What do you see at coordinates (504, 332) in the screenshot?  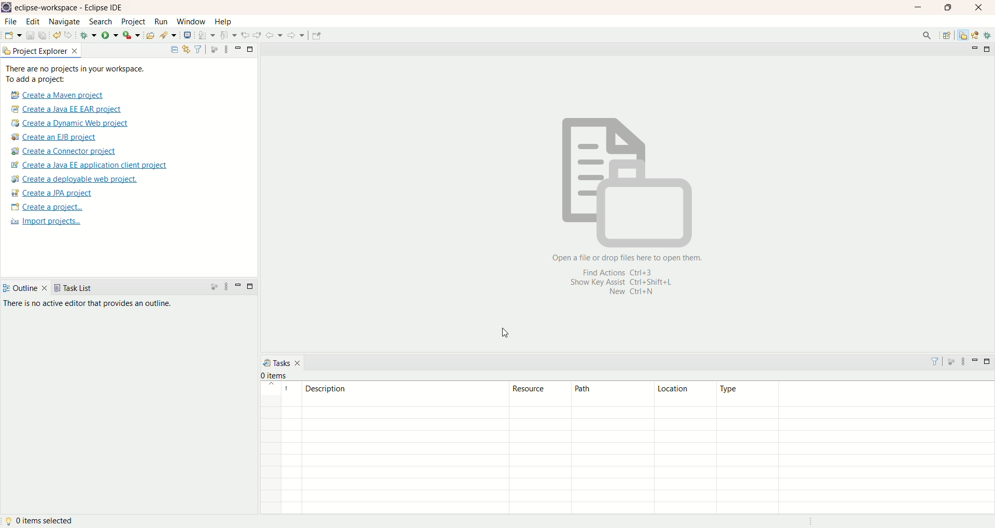 I see `cursor` at bounding box center [504, 332].